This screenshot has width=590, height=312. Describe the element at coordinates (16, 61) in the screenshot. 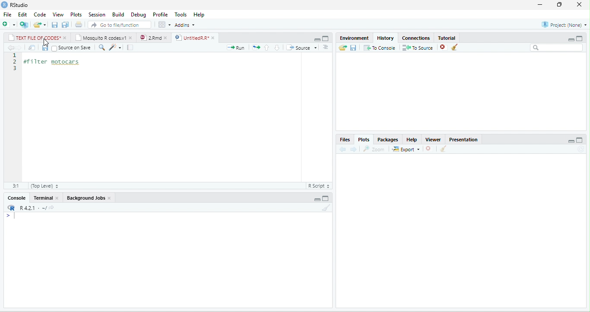

I see `2` at that location.